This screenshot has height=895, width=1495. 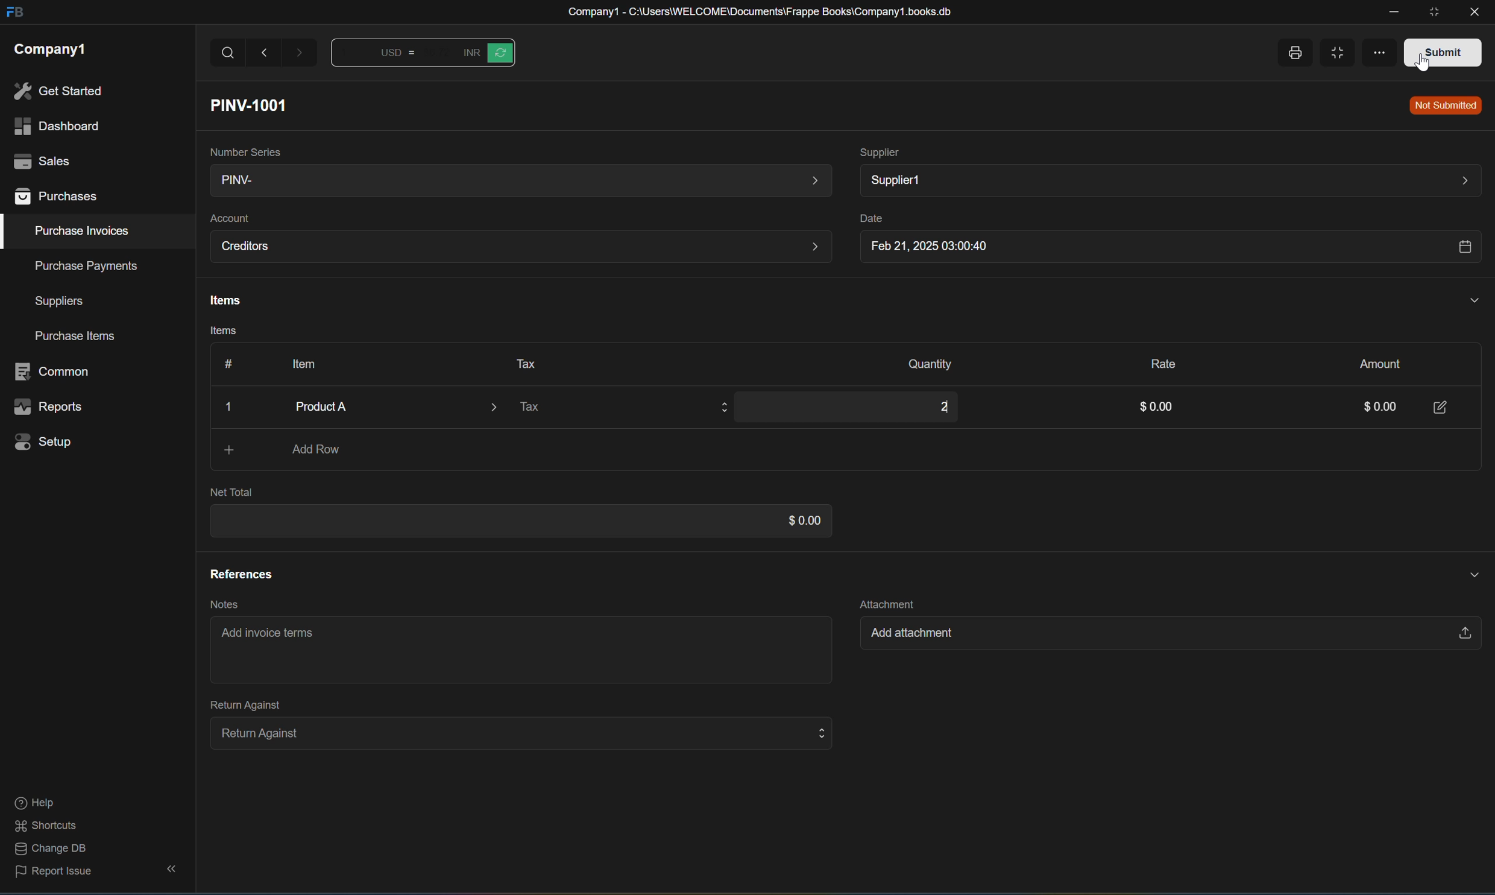 I want to click on $0.00, so click(x=798, y=520).